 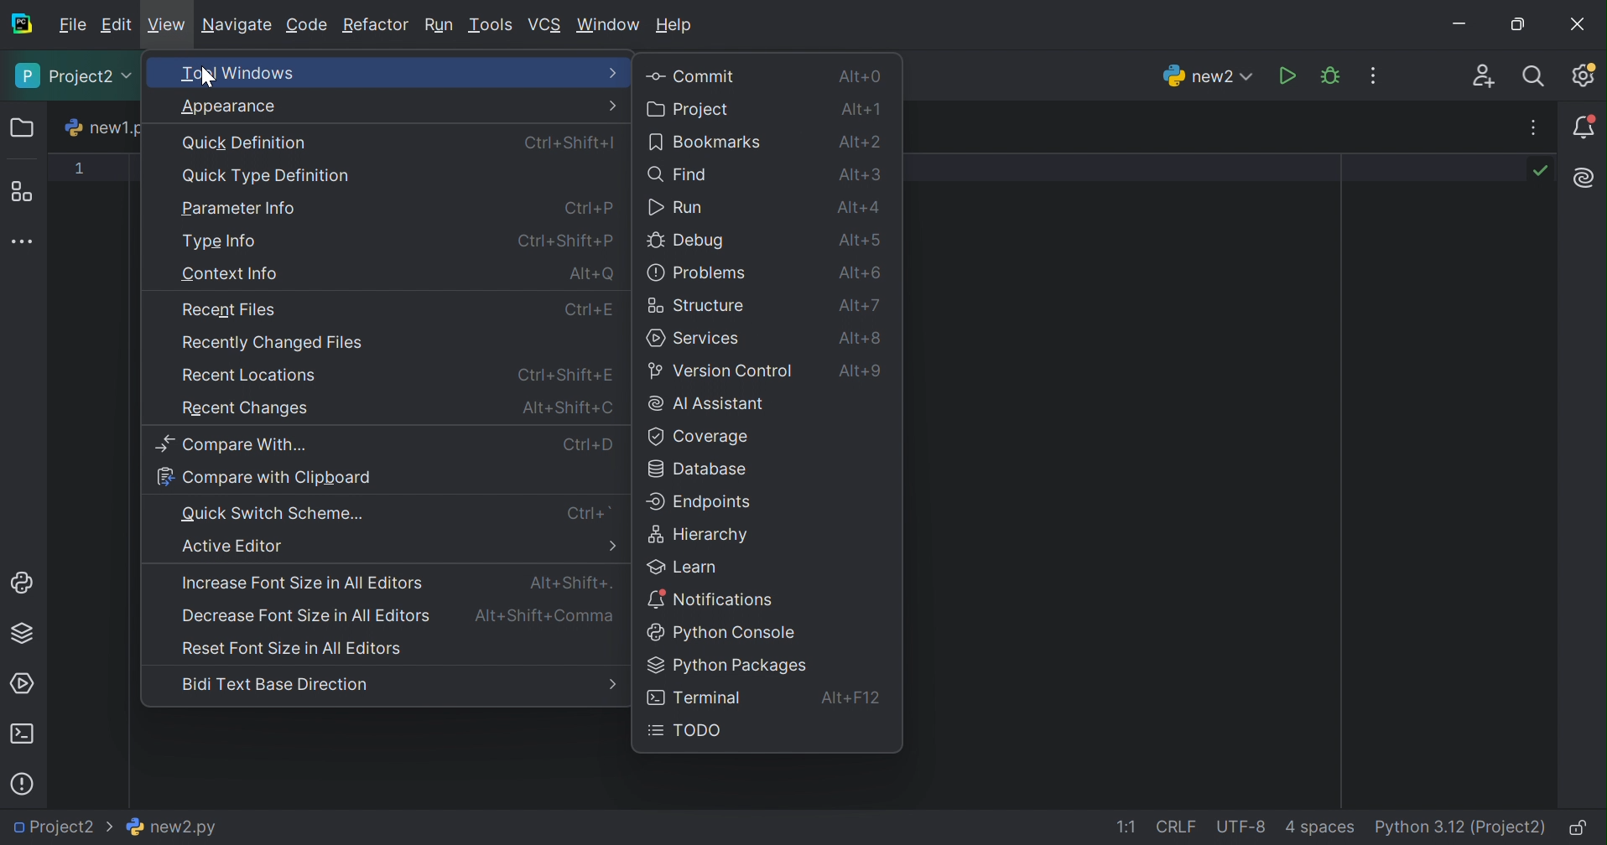 I want to click on Services, so click(x=693, y=338).